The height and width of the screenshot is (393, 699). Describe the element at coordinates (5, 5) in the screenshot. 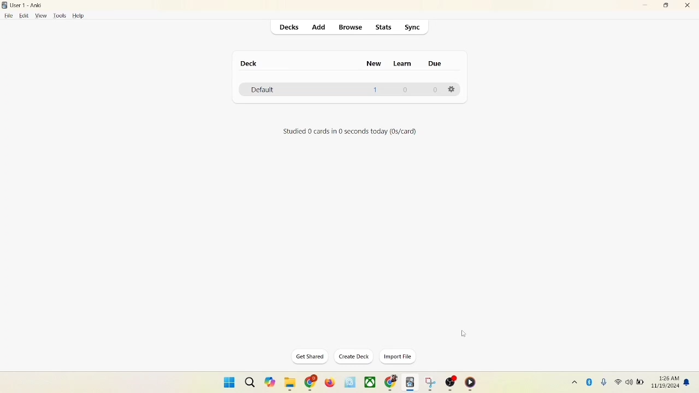

I see `logo` at that location.